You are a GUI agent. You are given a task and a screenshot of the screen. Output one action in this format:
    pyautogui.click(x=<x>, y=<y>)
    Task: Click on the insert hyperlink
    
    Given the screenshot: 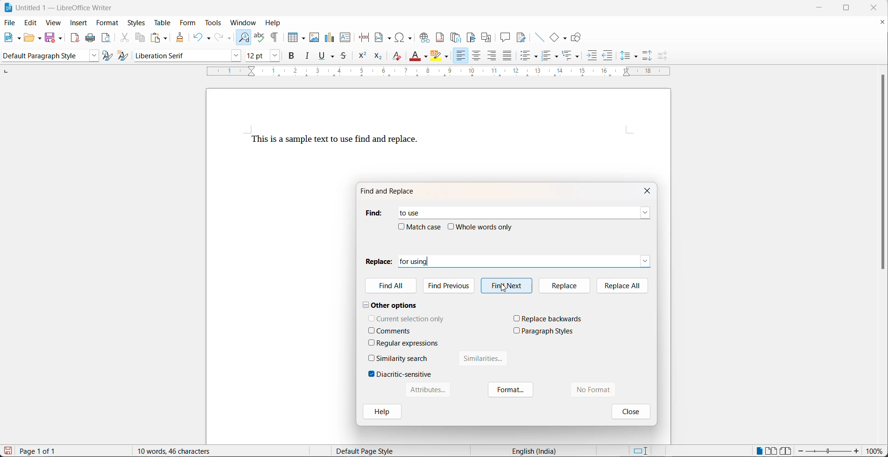 What is the action you would take?
    pyautogui.click(x=425, y=37)
    